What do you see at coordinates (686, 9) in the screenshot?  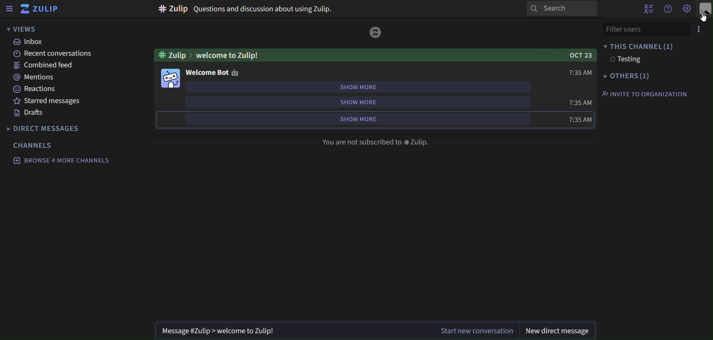 I see `main menu` at bounding box center [686, 9].